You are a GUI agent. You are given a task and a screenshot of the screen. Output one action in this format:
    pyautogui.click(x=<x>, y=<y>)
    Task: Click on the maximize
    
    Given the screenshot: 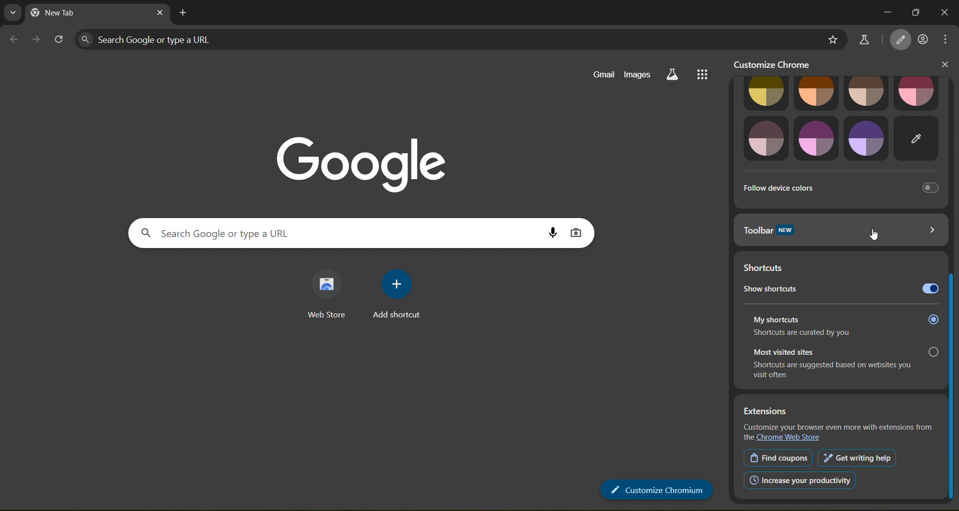 What is the action you would take?
    pyautogui.click(x=916, y=12)
    